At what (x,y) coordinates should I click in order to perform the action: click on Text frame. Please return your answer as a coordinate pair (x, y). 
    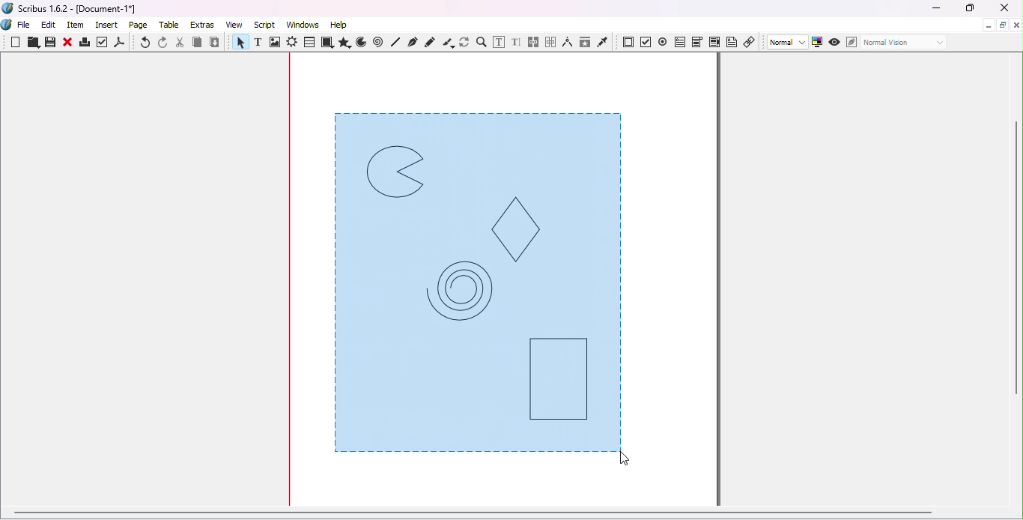
    Looking at the image, I should click on (261, 43).